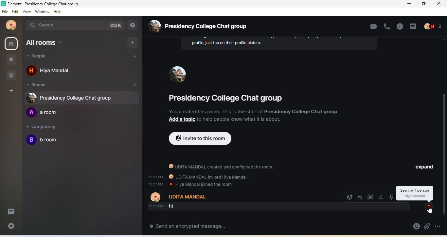 The width and height of the screenshot is (447, 237). Describe the element at coordinates (391, 196) in the screenshot. I see `pin` at that location.